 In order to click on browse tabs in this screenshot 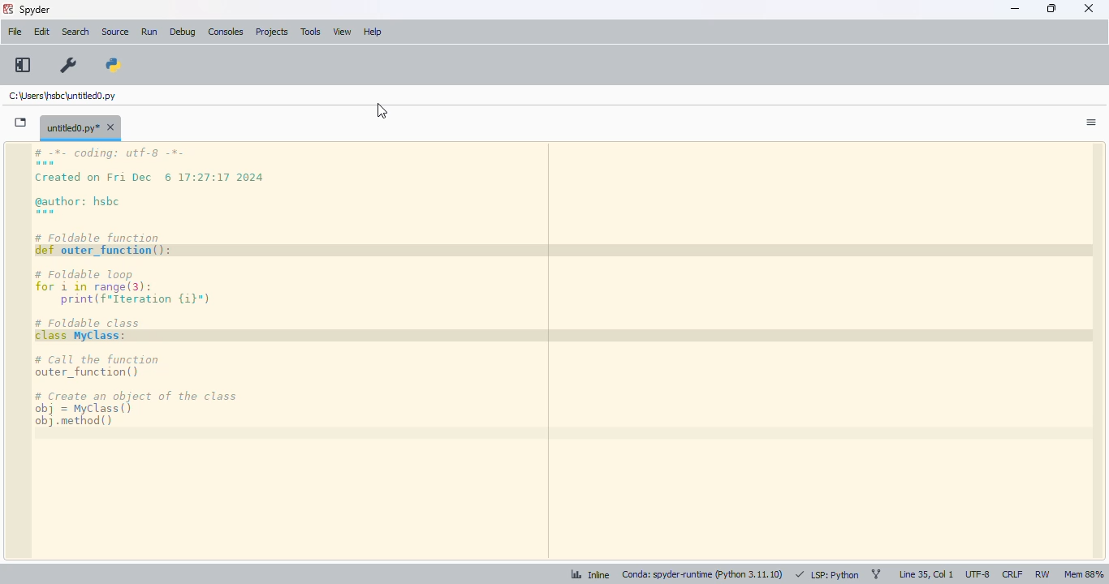, I will do `click(22, 122)`.